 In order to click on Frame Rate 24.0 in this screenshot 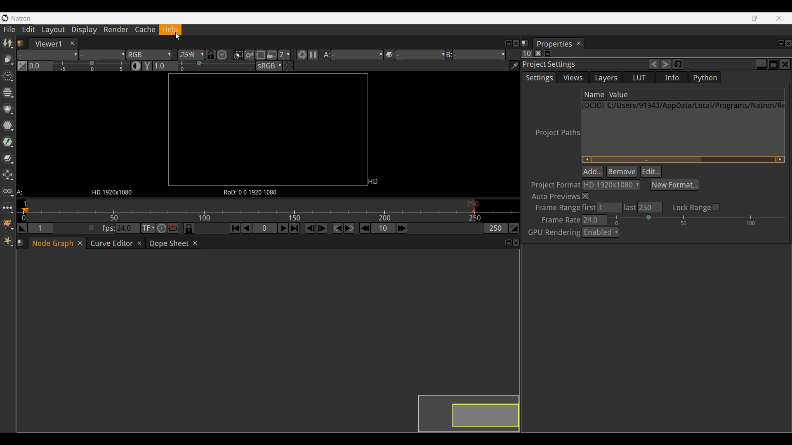, I will do `click(572, 220)`.